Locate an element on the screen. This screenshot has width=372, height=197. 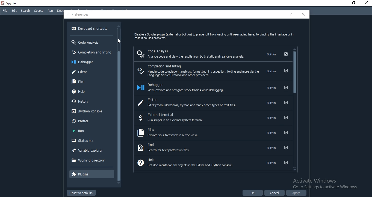
text is located at coordinates (271, 88).